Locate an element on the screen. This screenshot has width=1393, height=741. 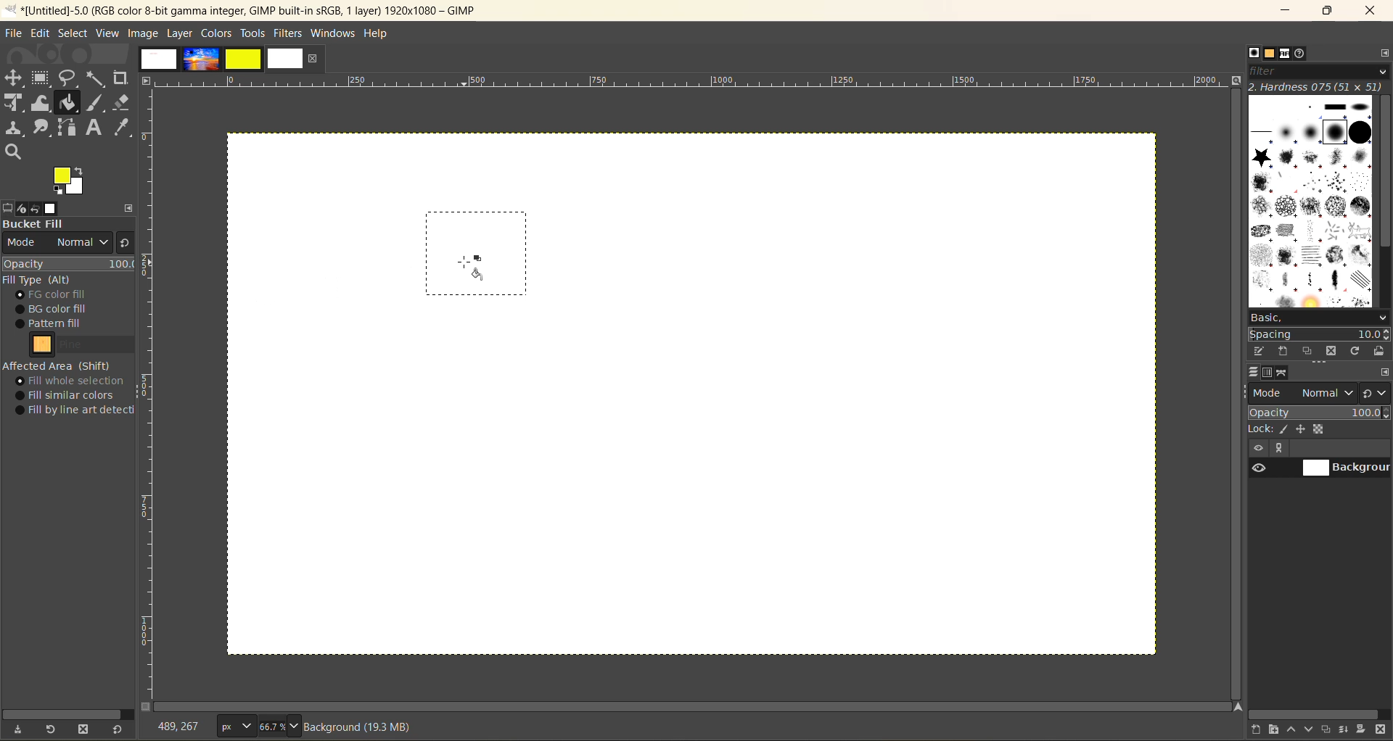
open brush image is located at coordinates (1380, 352).